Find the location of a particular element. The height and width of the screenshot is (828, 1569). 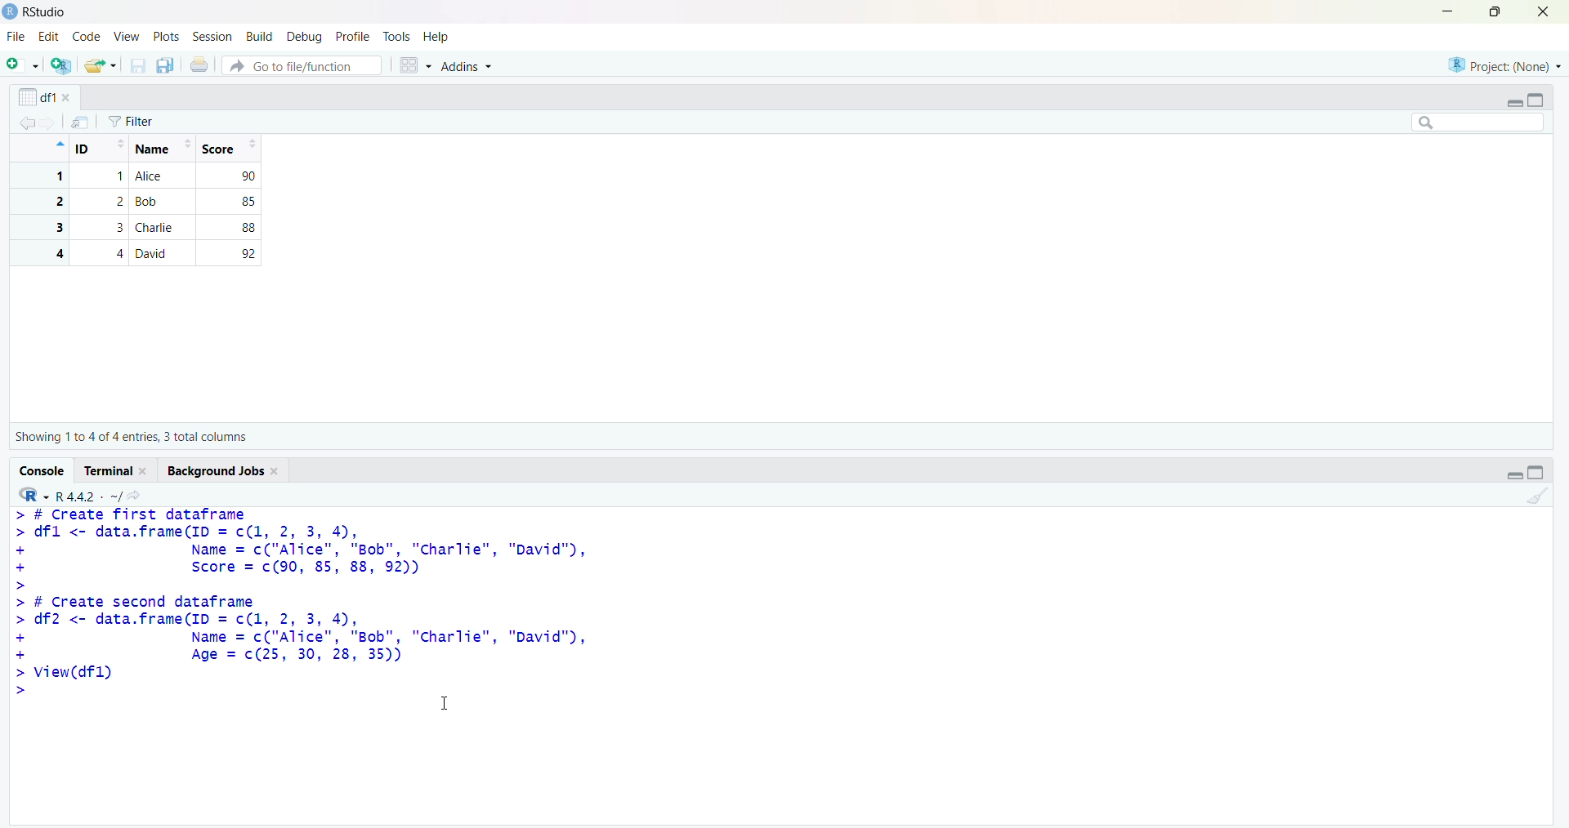

Collapse/expand  is located at coordinates (1514, 475).